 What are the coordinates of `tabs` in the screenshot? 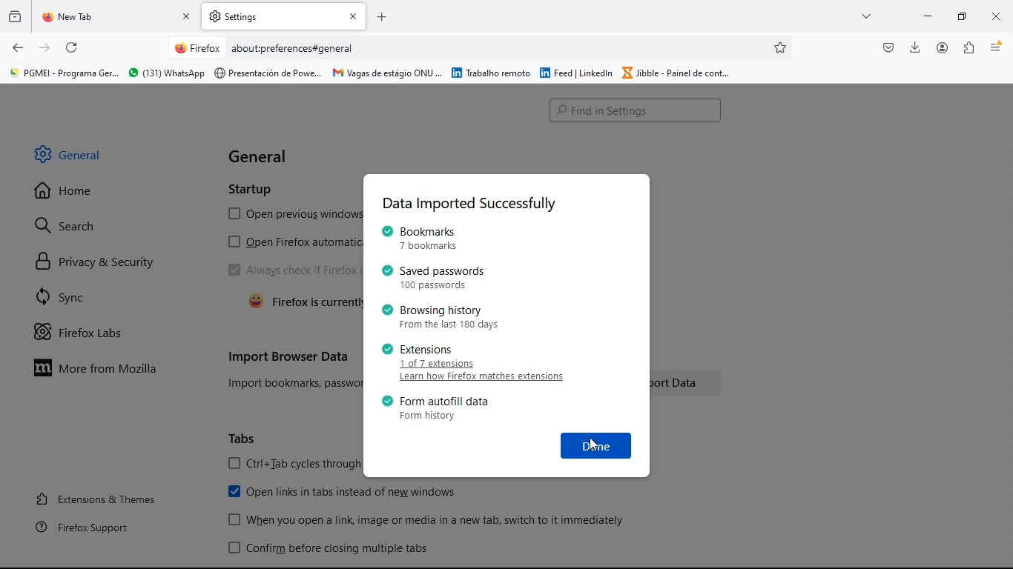 It's located at (245, 439).